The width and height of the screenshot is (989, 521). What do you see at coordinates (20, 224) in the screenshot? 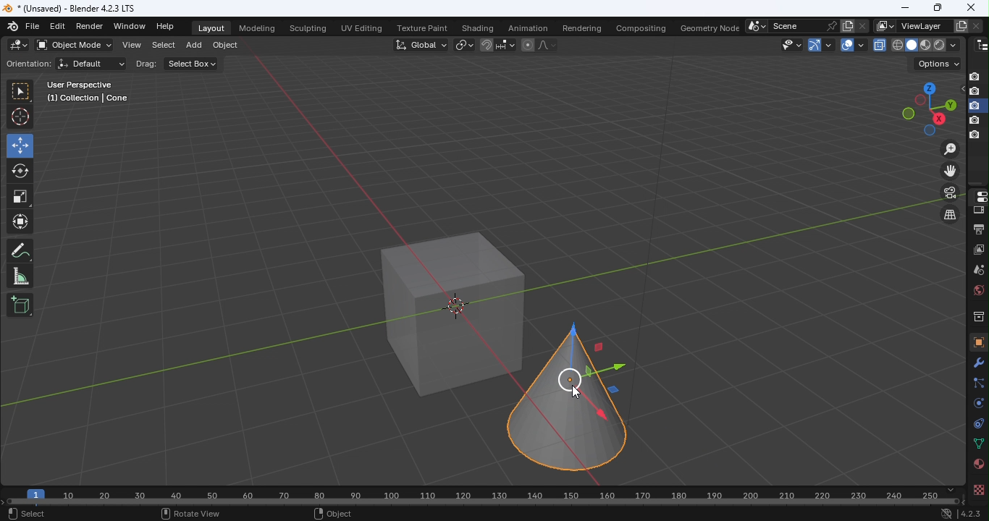
I see `Transform` at bounding box center [20, 224].